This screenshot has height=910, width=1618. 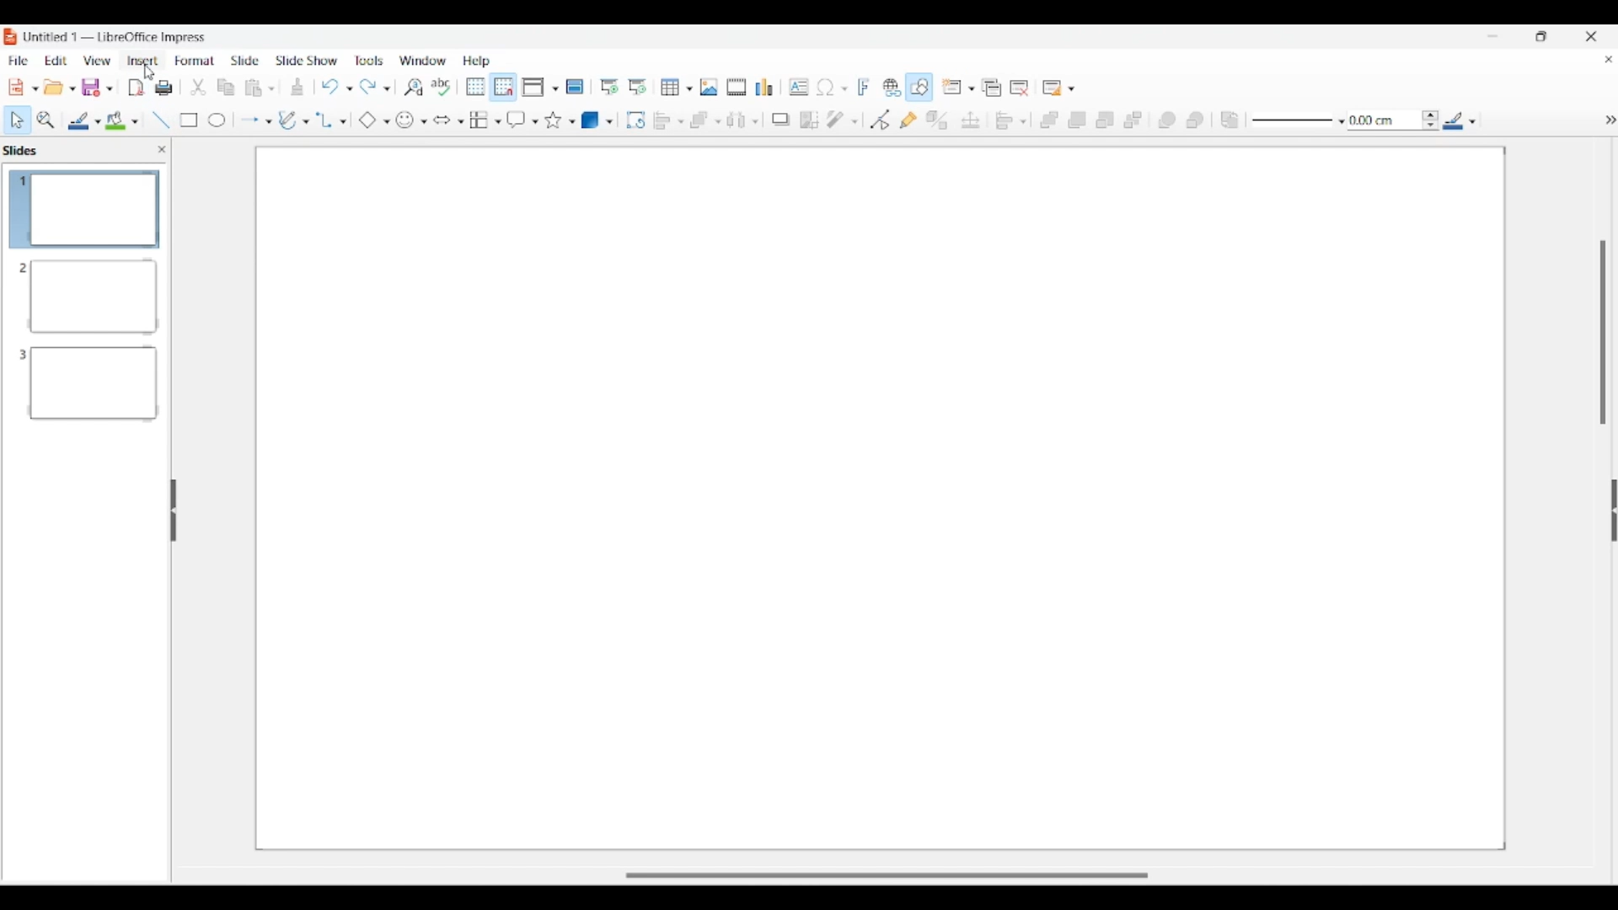 What do you see at coordinates (992, 88) in the screenshot?
I see `Duplicate slide` at bounding box center [992, 88].